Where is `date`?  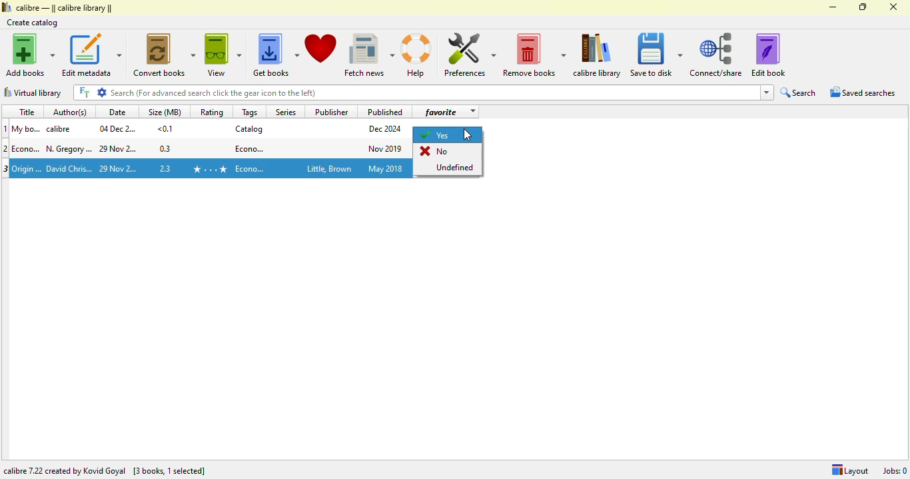
date is located at coordinates (117, 128).